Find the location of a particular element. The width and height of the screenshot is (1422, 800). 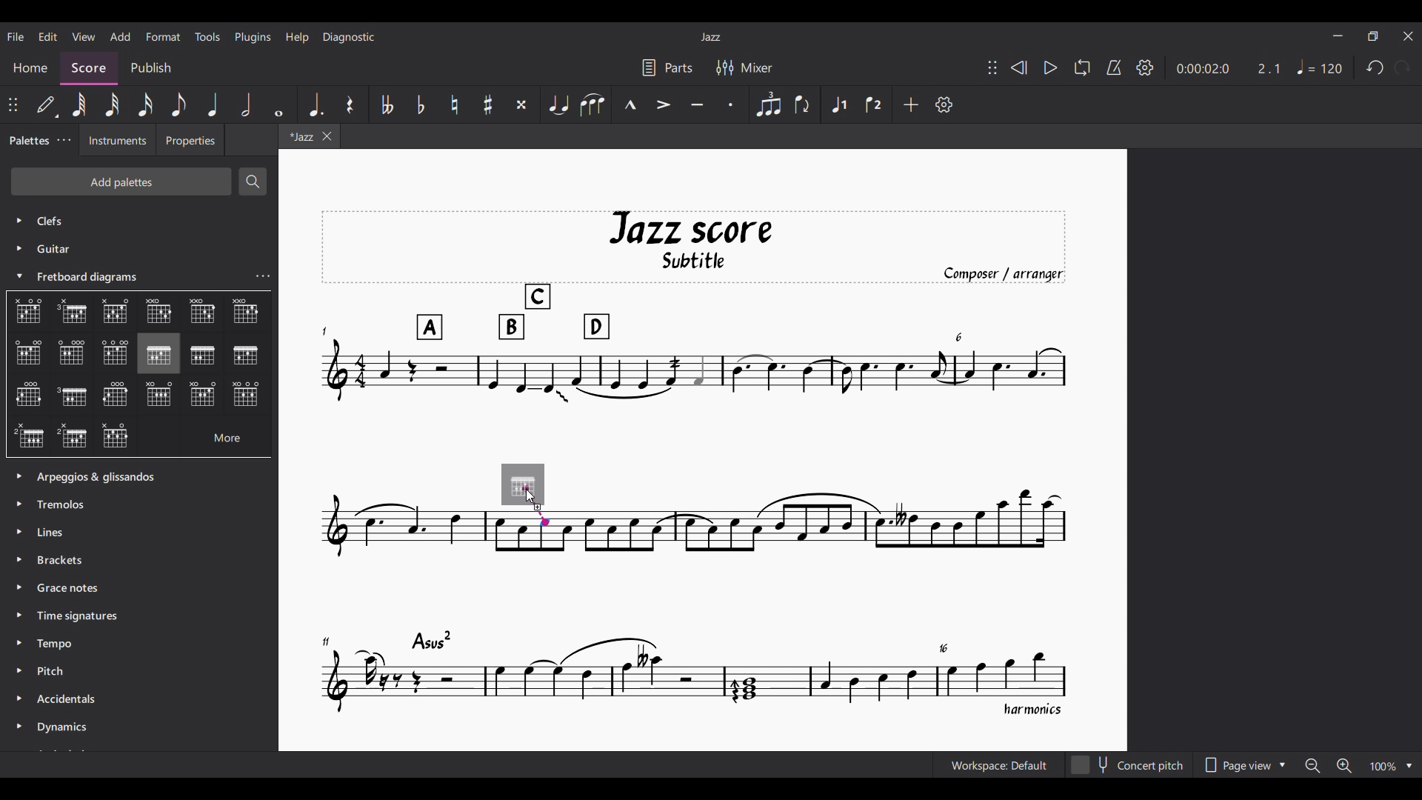

Voice 1 is located at coordinates (839, 104).